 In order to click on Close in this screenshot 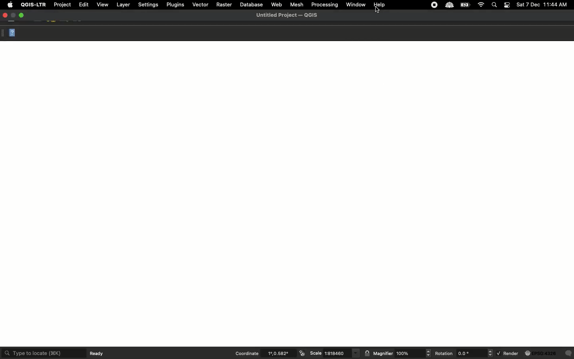, I will do `click(5, 16)`.